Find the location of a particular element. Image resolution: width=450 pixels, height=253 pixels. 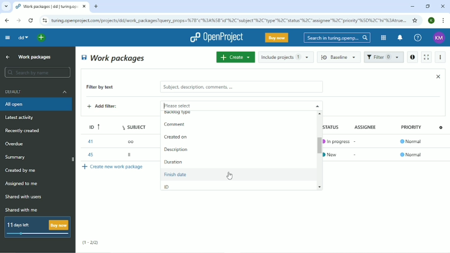

subject, description, comments is located at coordinates (241, 87).